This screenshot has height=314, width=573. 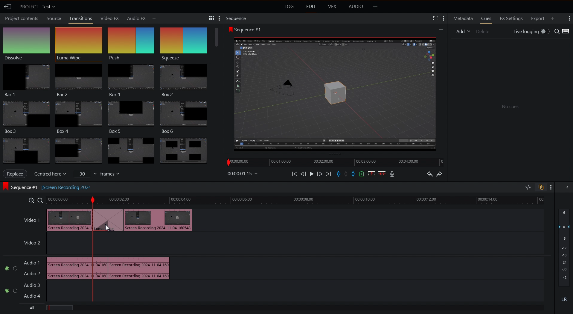 I want to click on Source, so click(x=53, y=18).